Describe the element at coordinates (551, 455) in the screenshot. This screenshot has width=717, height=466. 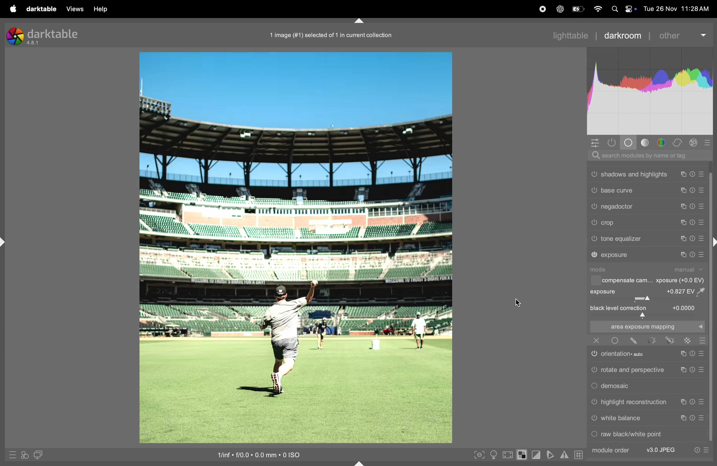
I see `soften` at that location.